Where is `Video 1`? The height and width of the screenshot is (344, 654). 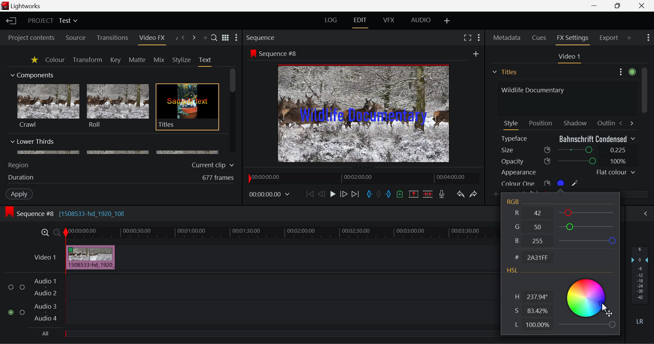 Video 1 is located at coordinates (568, 57).